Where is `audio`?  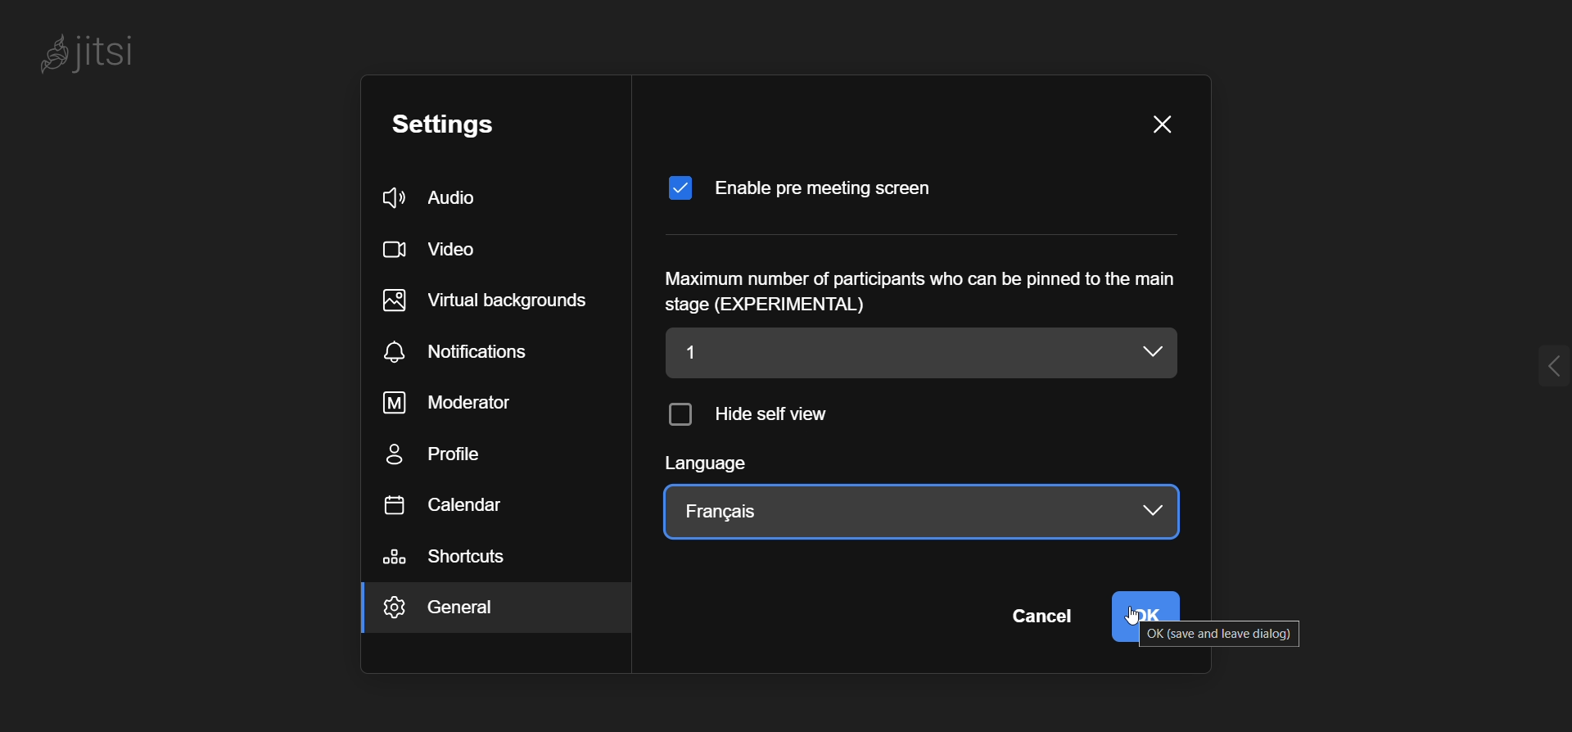 audio is located at coordinates (446, 196).